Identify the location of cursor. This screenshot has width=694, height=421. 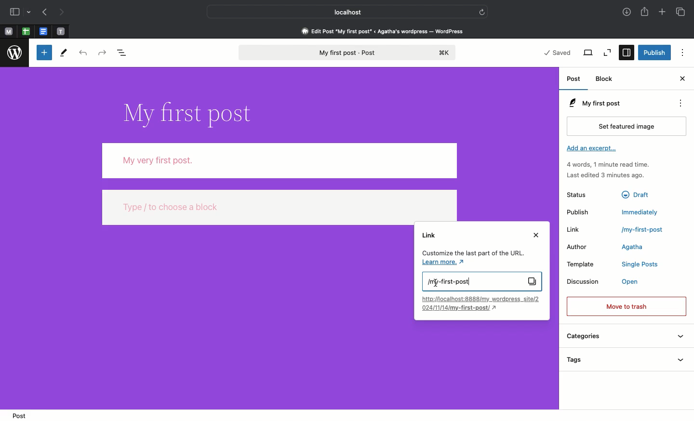
(436, 284).